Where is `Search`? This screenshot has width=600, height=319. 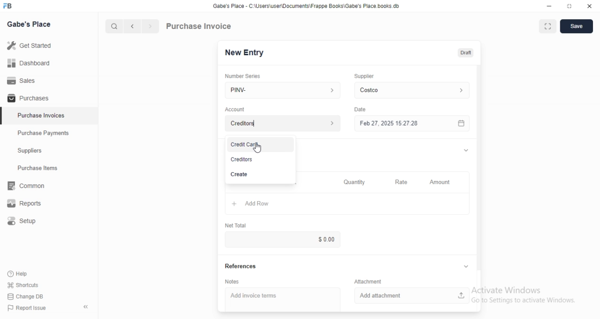
Search is located at coordinates (114, 26).